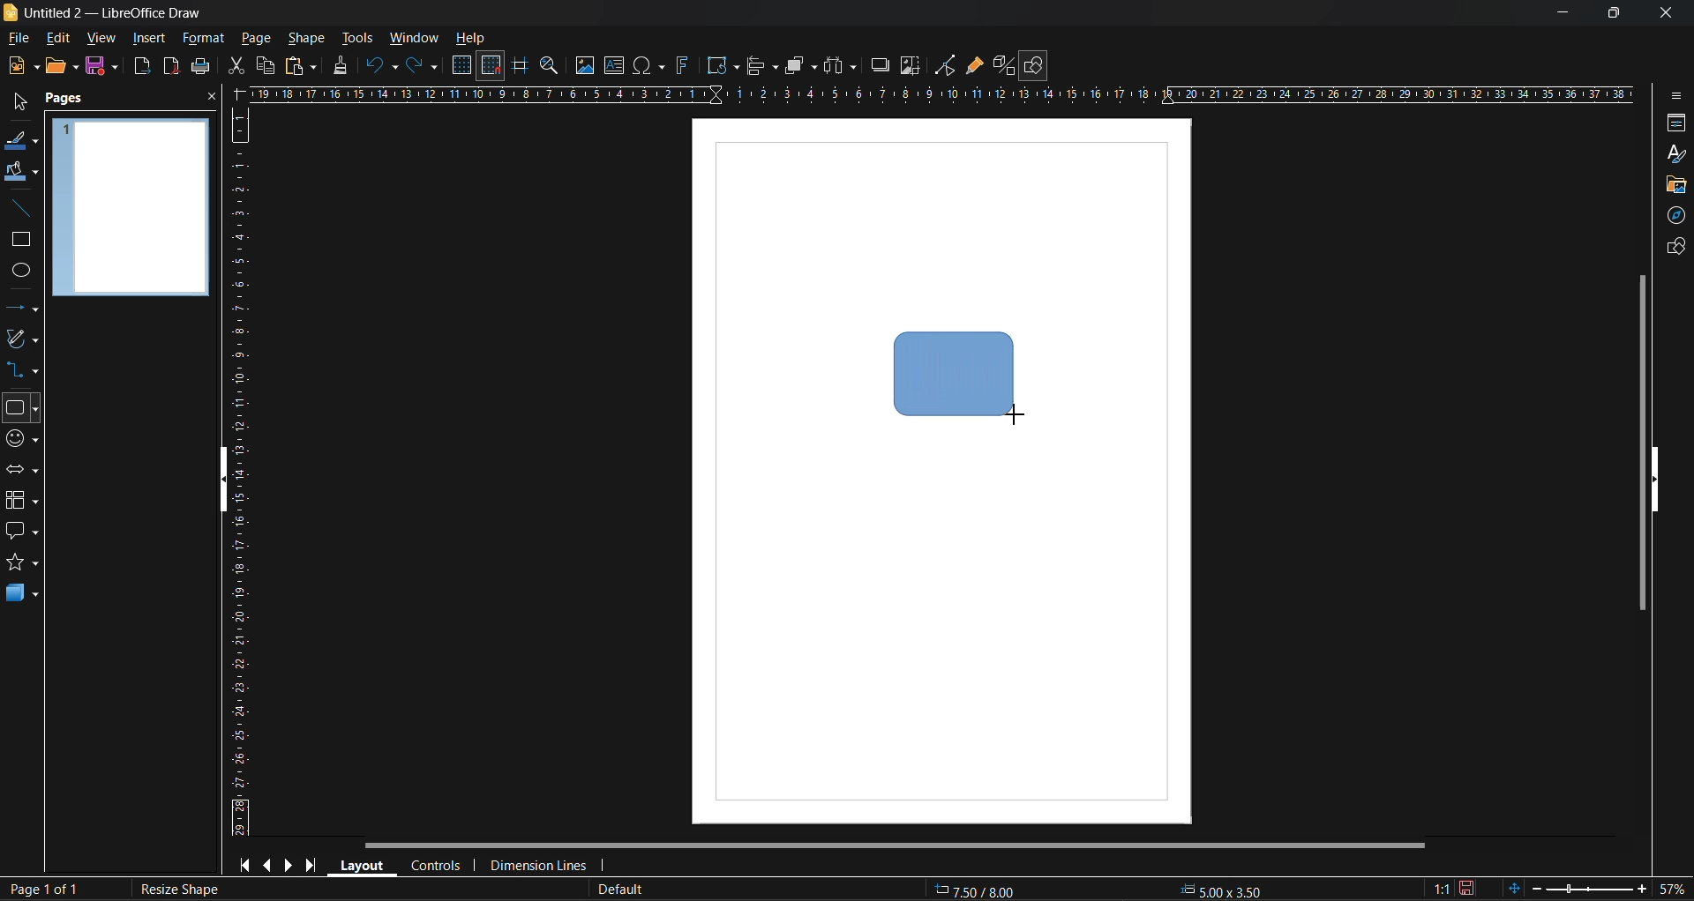 The image size is (1694, 901). Describe the element at coordinates (893, 847) in the screenshot. I see `horizontal scroll bar` at that location.